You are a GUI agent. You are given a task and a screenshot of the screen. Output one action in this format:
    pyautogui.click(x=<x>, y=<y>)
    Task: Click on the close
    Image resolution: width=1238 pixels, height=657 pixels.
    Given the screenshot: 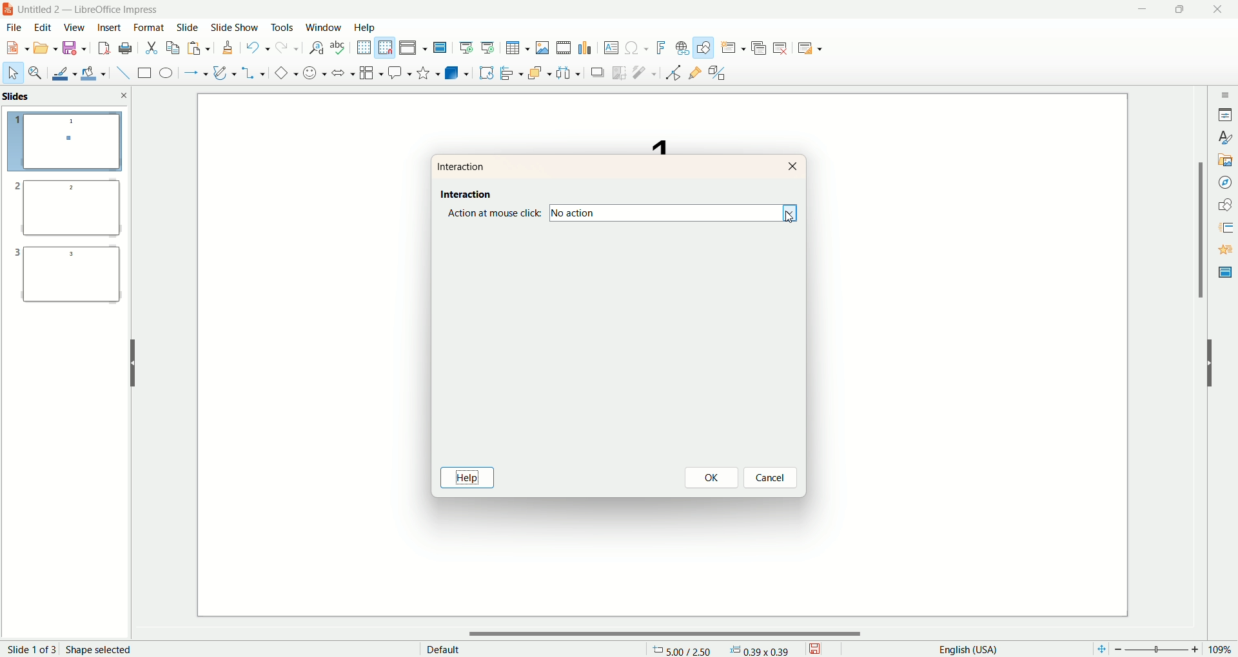 What is the action you would take?
    pyautogui.click(x=794, y=166)
    